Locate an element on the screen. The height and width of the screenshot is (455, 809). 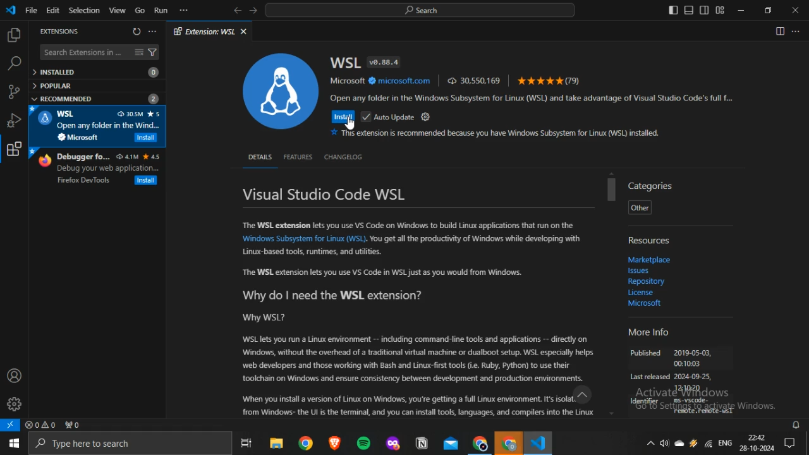
Microsoft is located at coordinates (78, 137).